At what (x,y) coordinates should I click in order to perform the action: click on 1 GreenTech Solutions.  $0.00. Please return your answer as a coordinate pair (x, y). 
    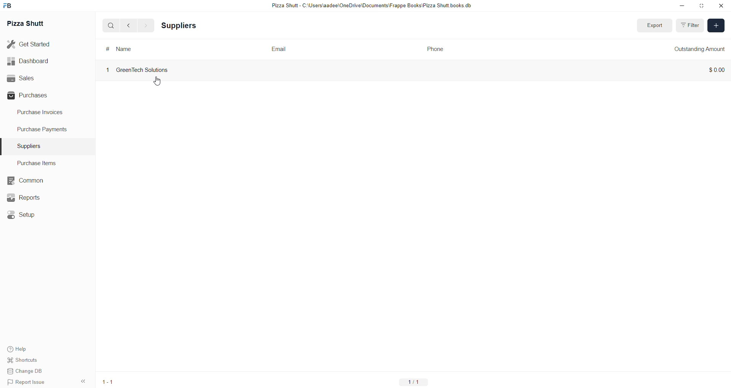
    Looking at the image, I should click on (412, 69).